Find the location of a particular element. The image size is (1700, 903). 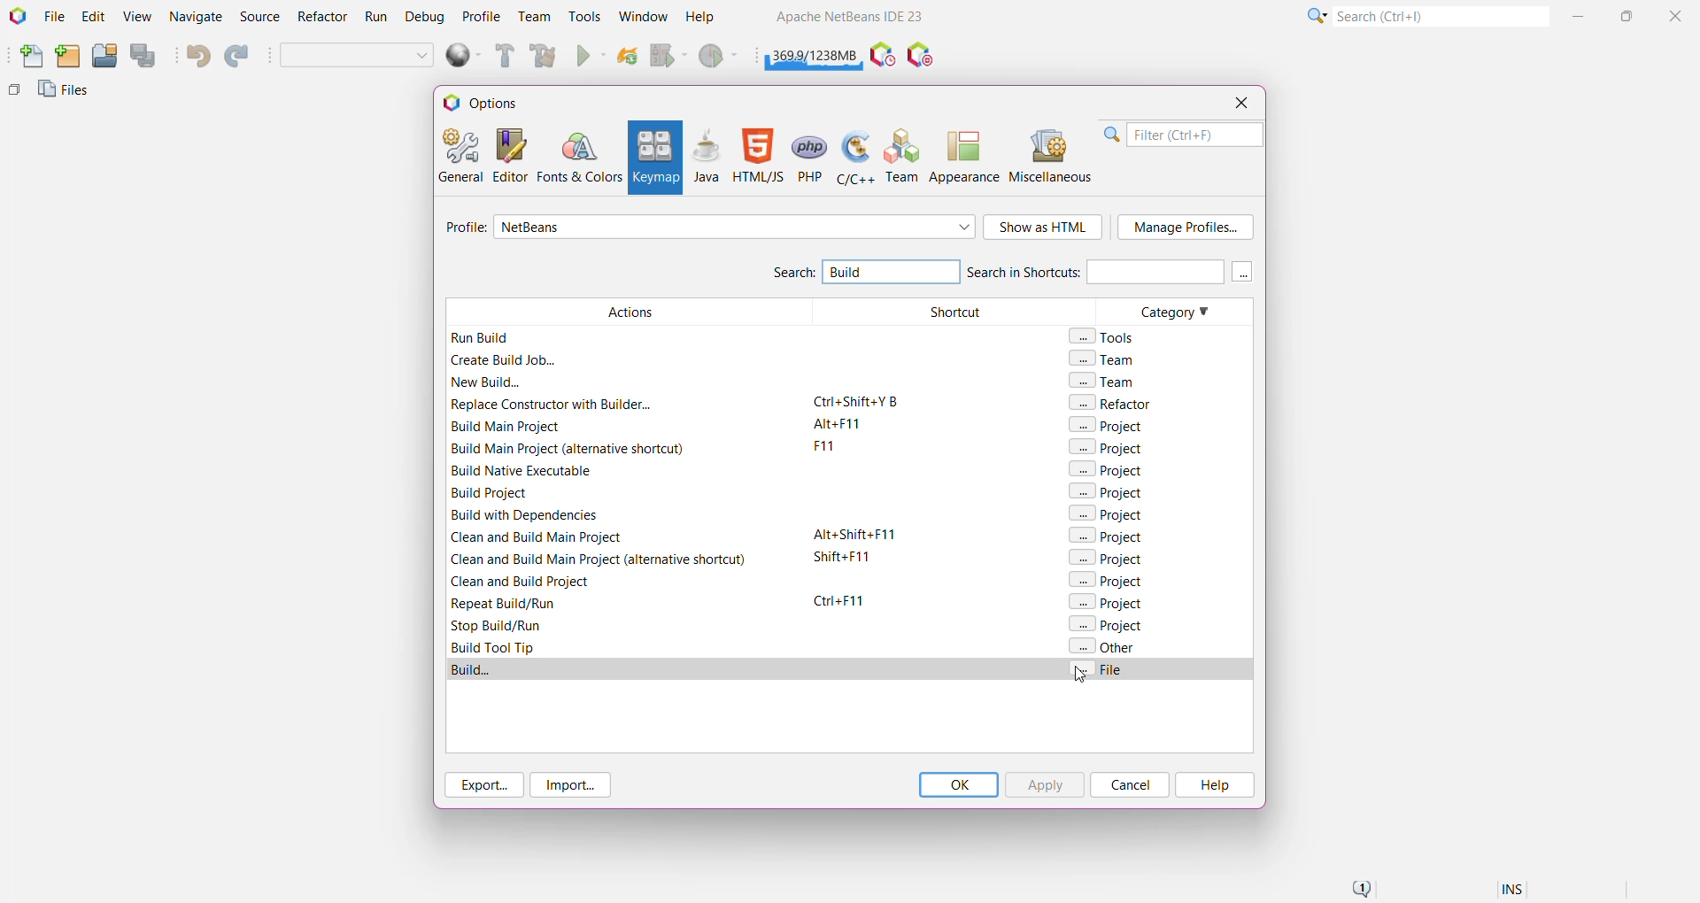

Tools is located at coordinates (585, 15).